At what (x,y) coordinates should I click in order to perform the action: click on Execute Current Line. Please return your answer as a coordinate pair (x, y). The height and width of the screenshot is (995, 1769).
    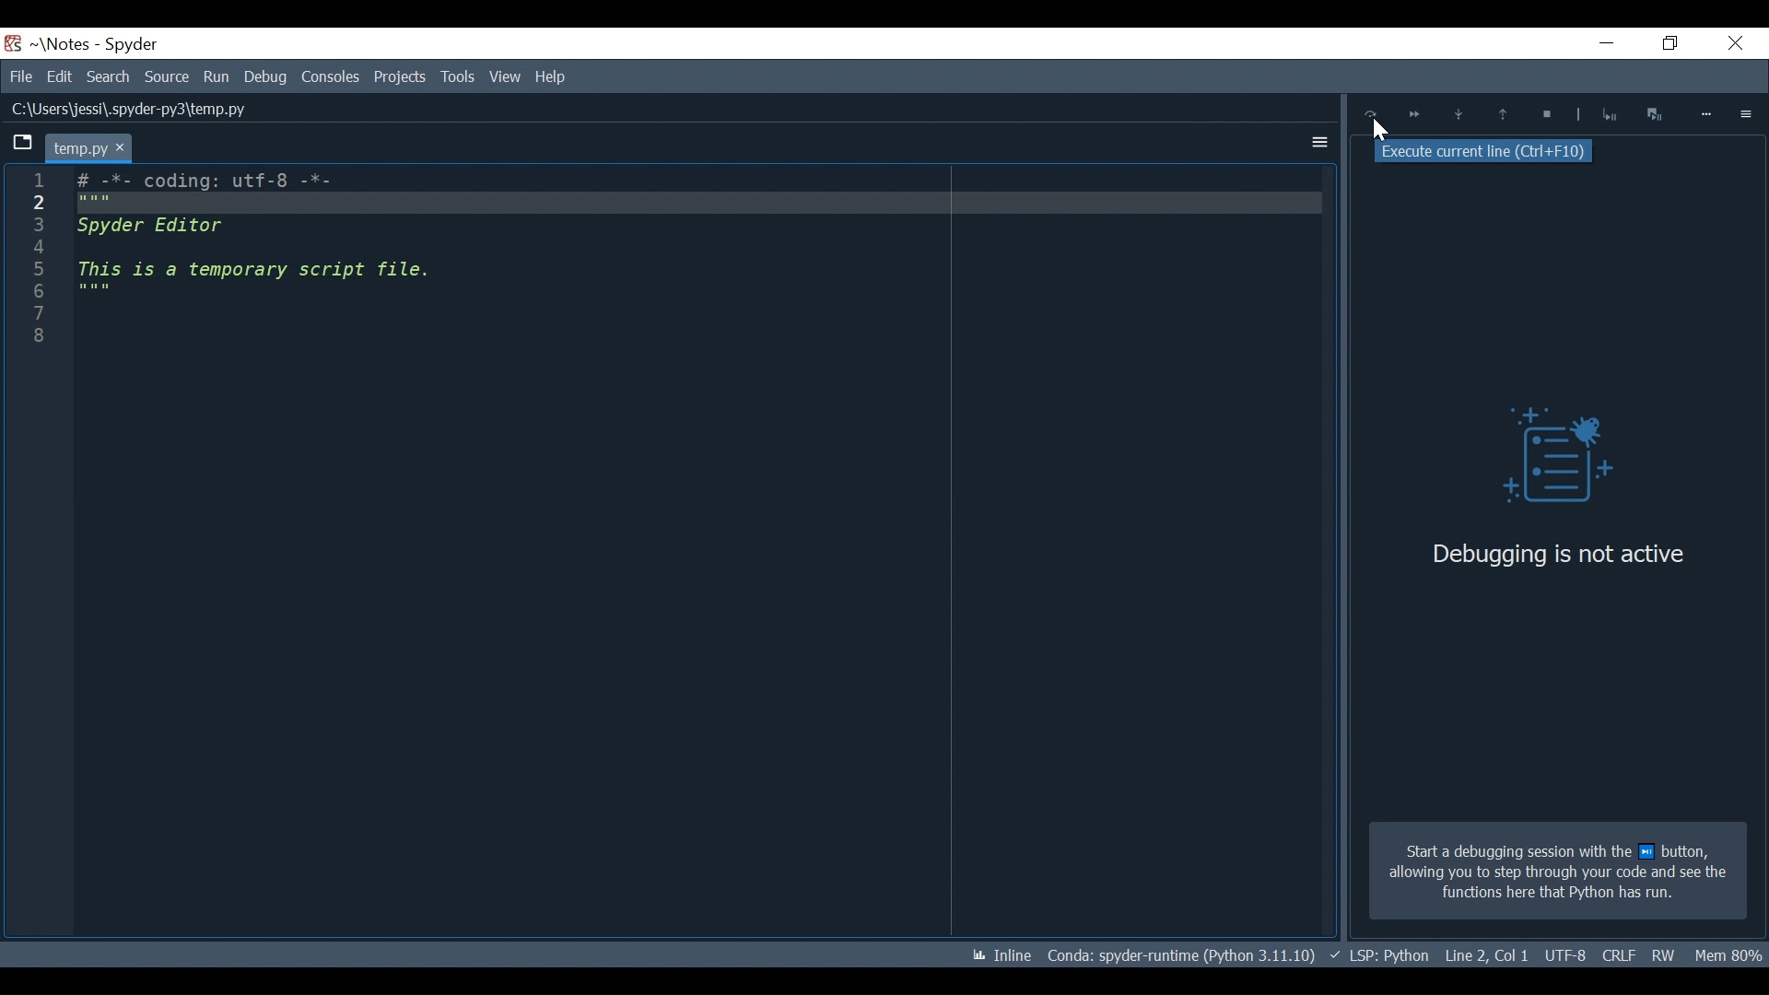
    Looking at the image, I should click on (1371, 114).